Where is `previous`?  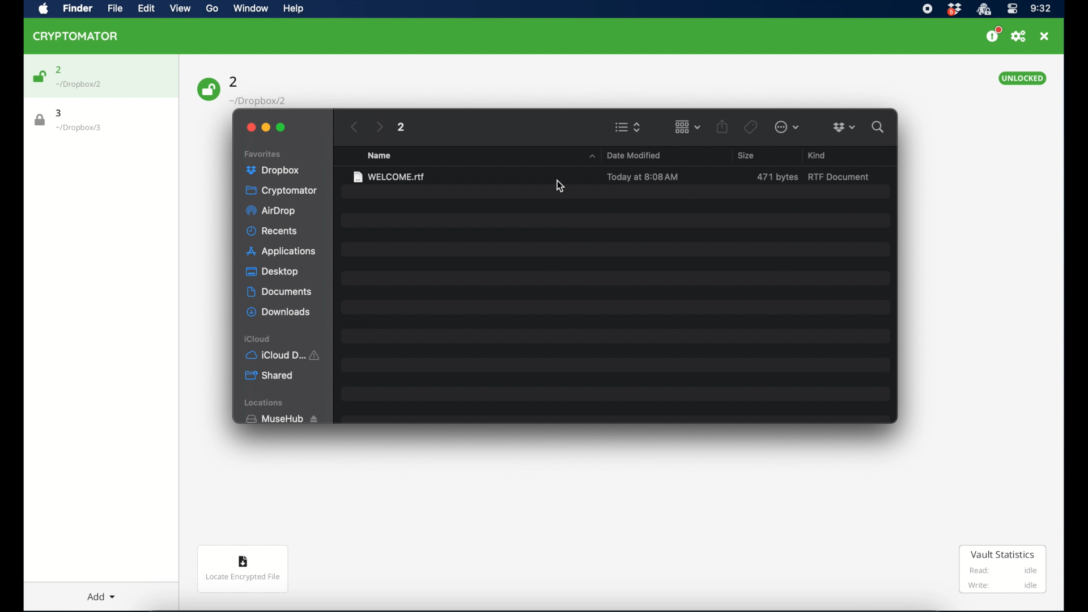
previous is located at coordinates (354, 127).